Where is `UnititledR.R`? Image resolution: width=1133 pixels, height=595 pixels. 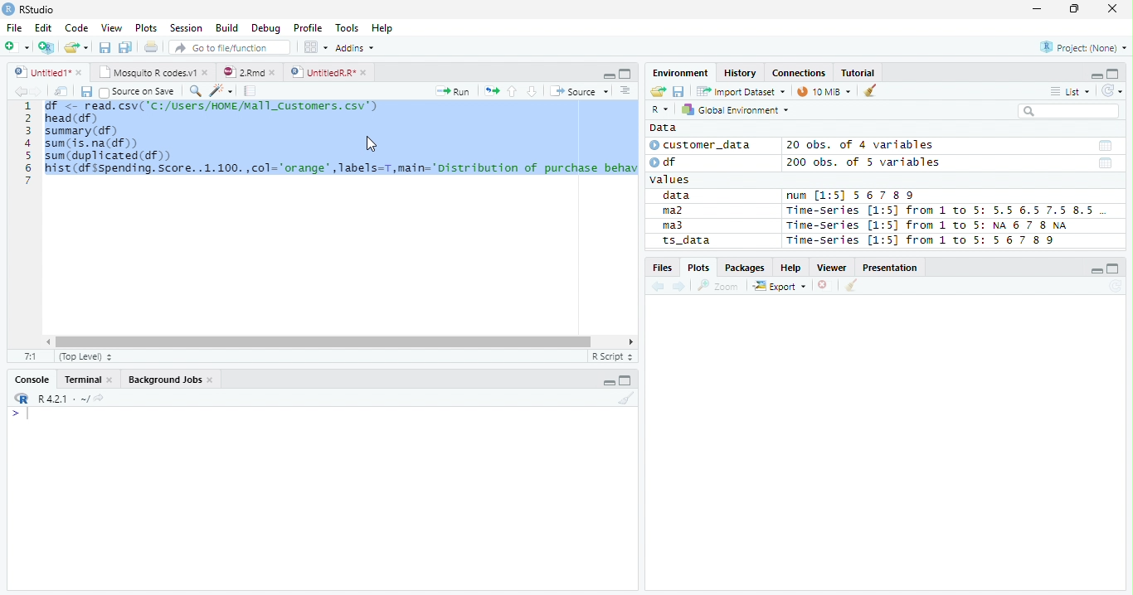
UnititledR.R is located at coordinates (330, 73).